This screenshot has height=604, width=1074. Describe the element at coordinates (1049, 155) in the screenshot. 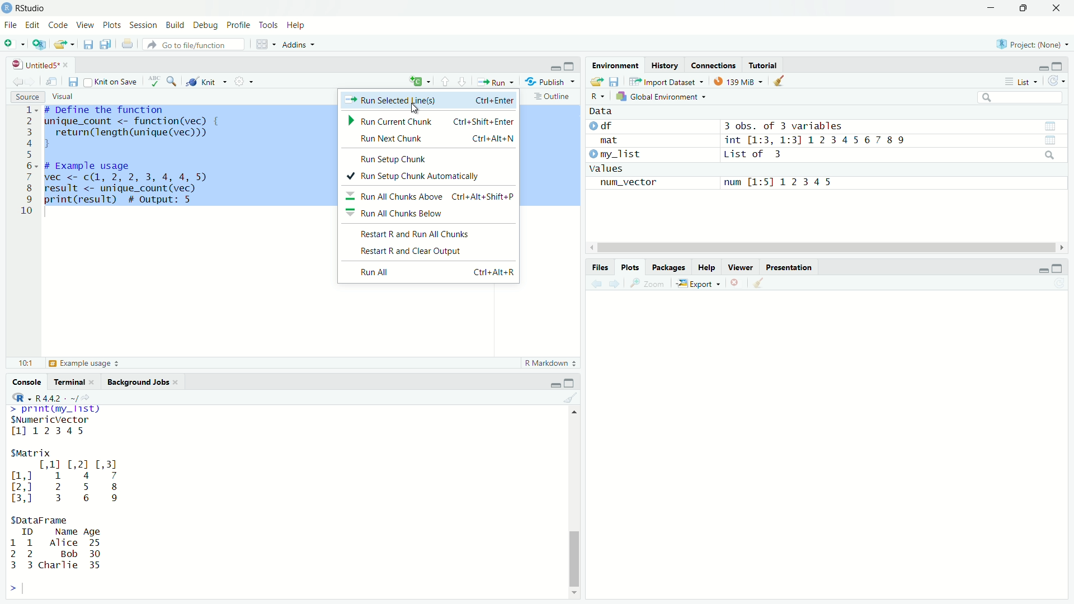

I see `search` at that location.